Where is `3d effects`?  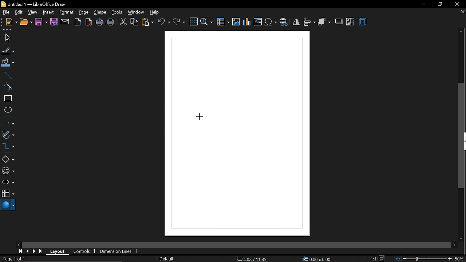 3d effects is located at coordinates (363, 22).